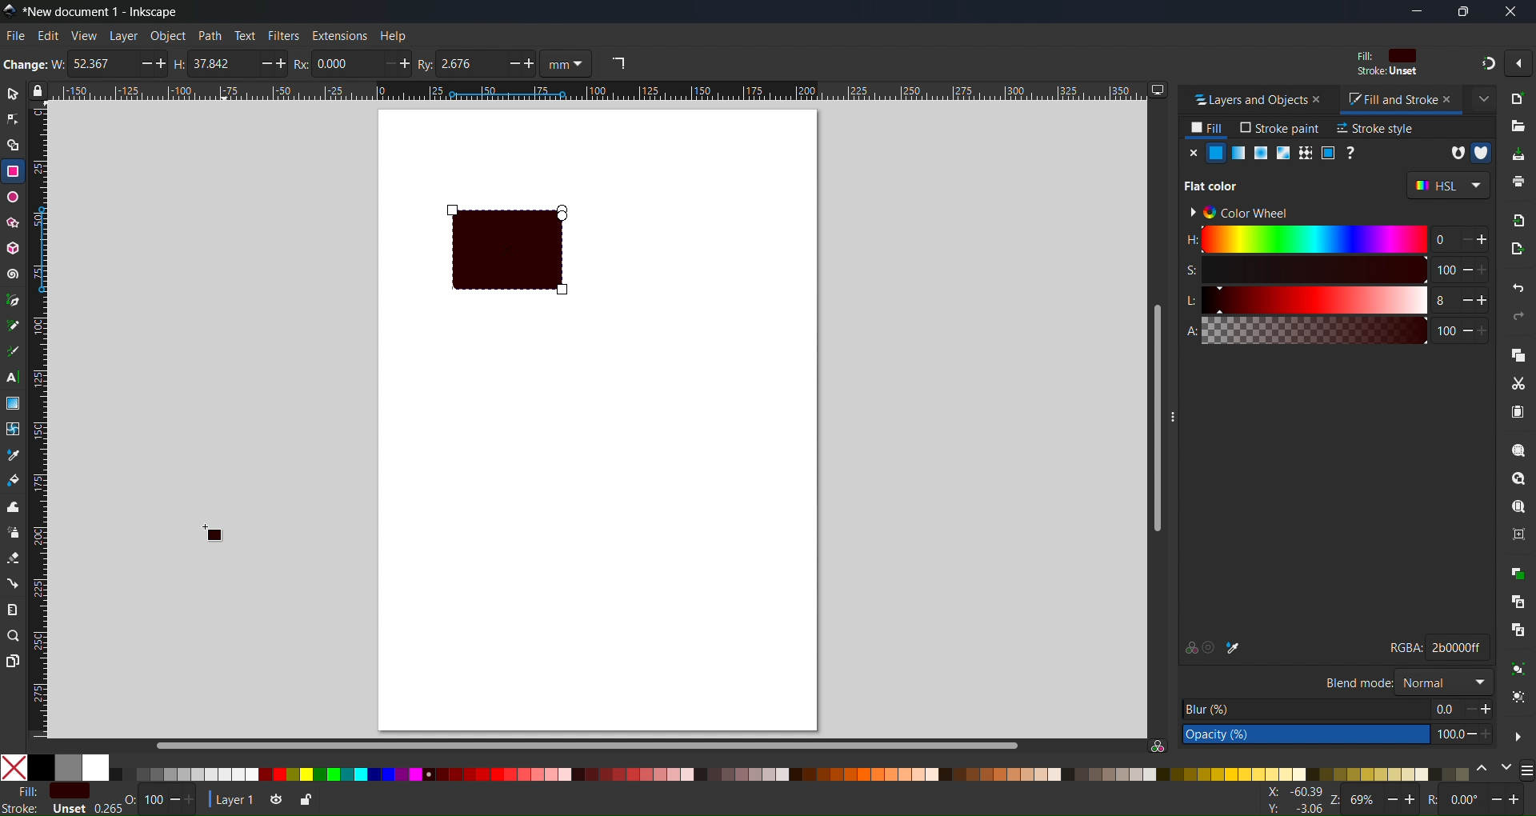 Image resolution: width=1536 pixels, height=816 pixels. I want to click on Make sharp corner, so click(618, 64).